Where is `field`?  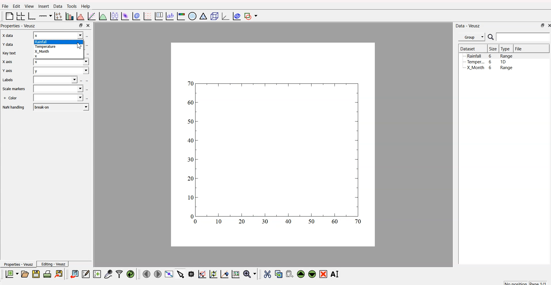
field is located at coordinates (56, 80).